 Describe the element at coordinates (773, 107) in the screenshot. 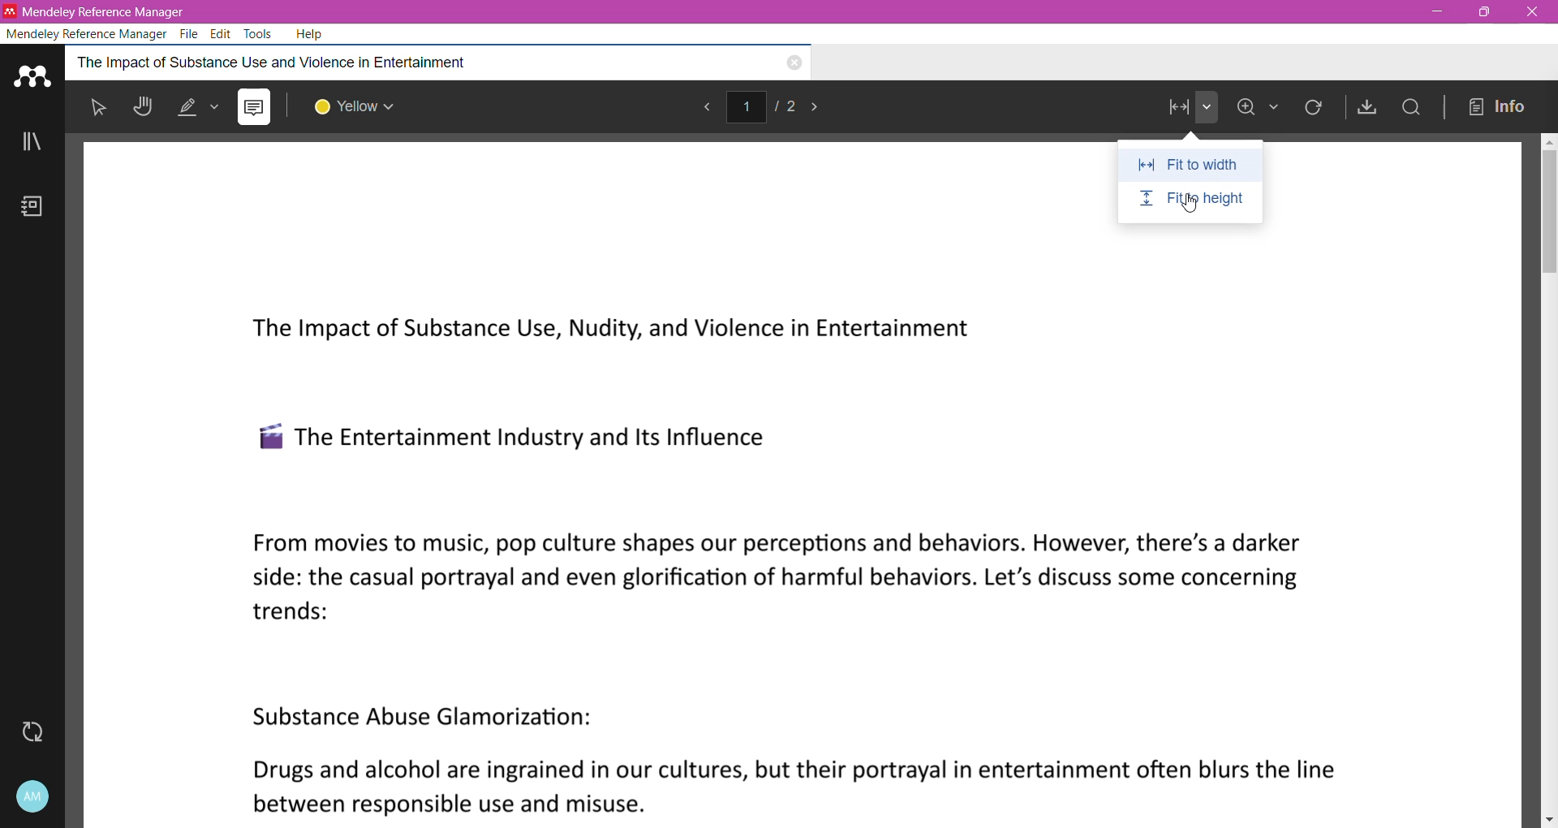

I see `Current Page/Total Number of Pages` at that location.